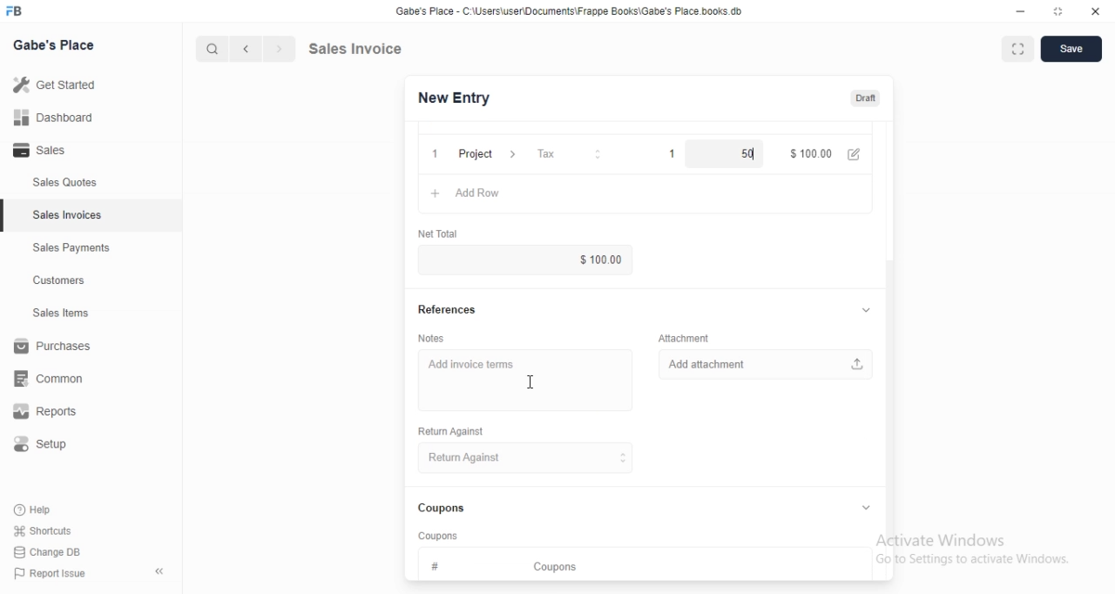  What do you see at coordinates (766, 366) in the screenshot?
I see `Add attachment` at bounding box center [766, 366].